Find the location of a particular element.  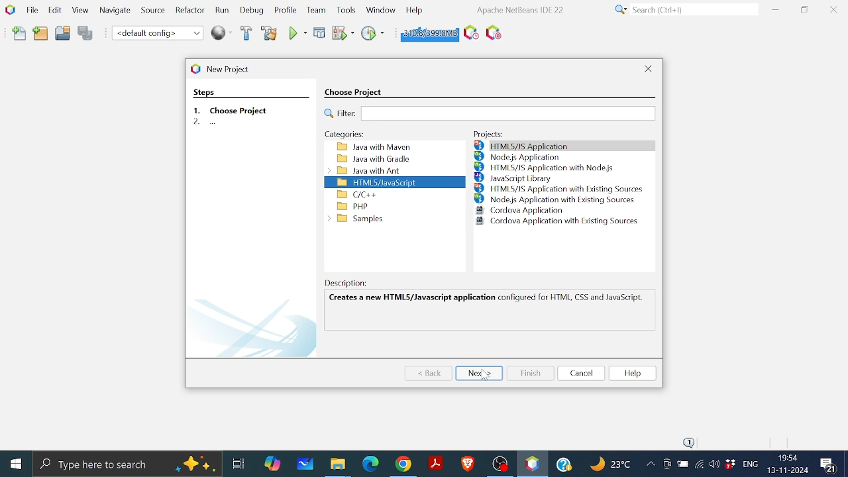

View is located at coordinates (79, 11).